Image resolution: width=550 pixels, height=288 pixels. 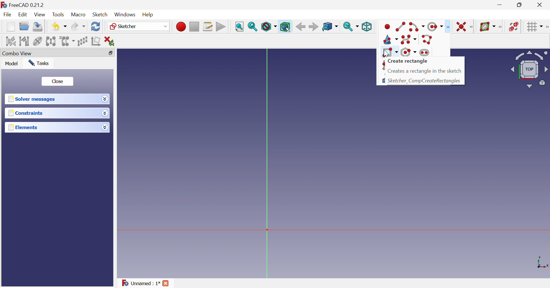 I want to click on Combo view, so click(x=16, y=54).